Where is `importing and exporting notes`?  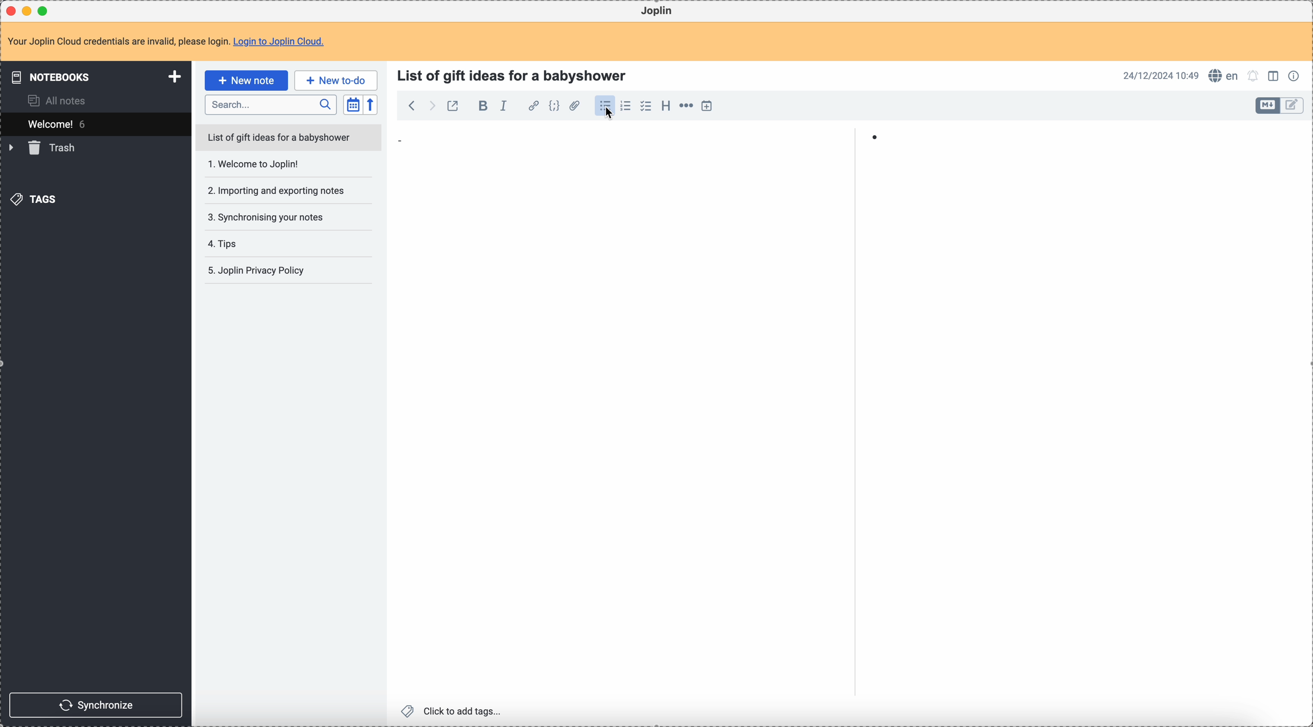 importing and exporting notes is located at coordinates (276, 190).